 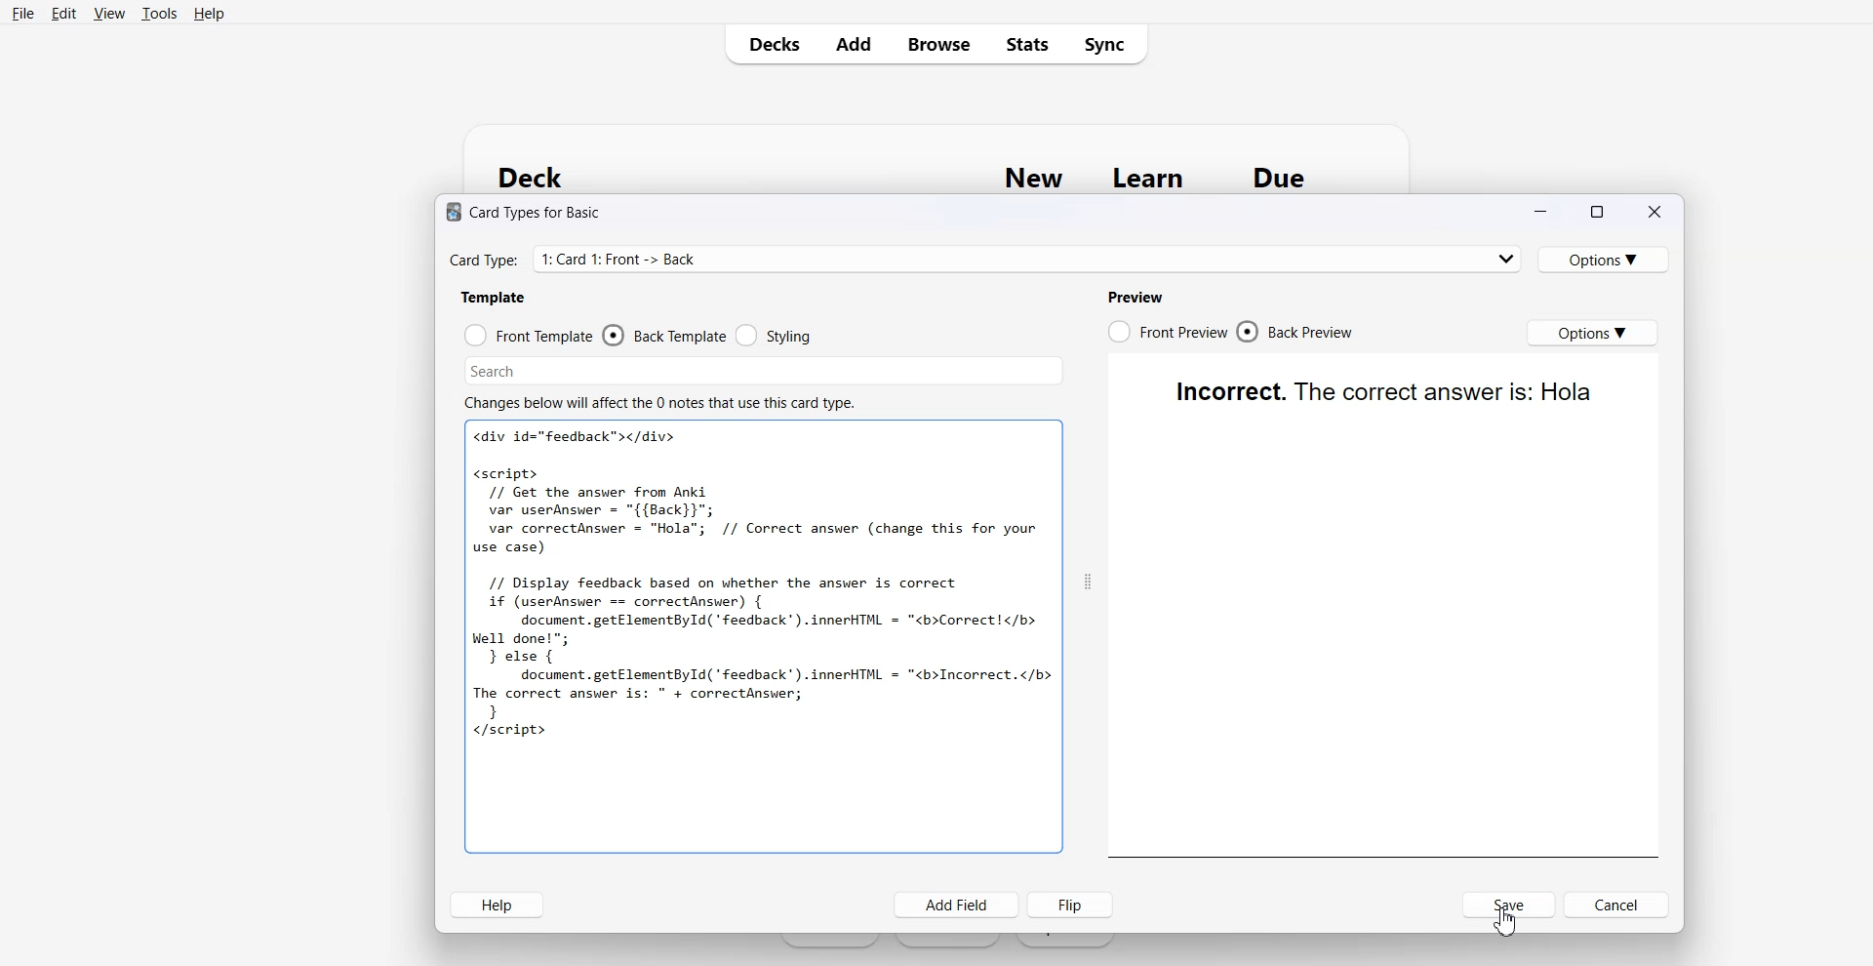 I want to click on Add field, so click(x=956, y=905).